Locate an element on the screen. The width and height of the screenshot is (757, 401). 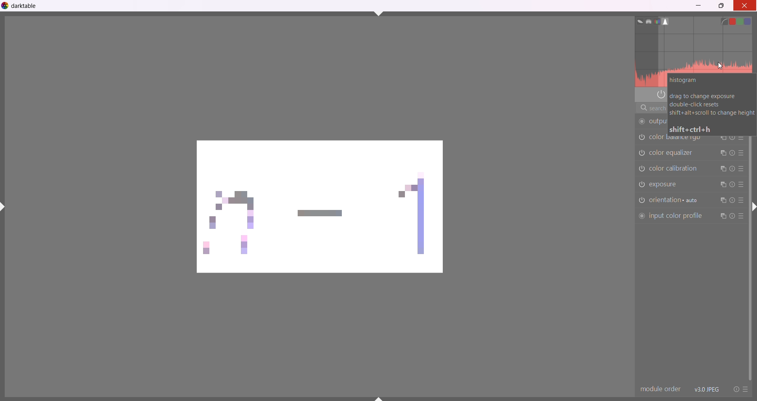
instance is located at coordinates (721, 201).